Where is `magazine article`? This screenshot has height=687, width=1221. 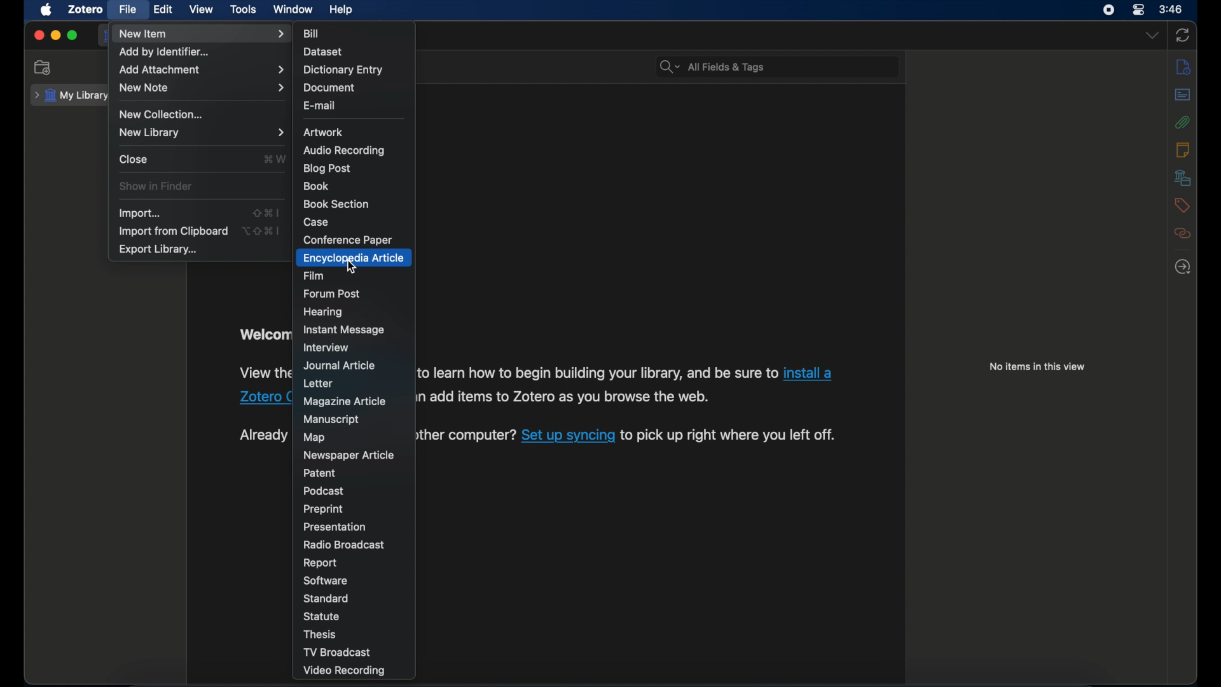
magazine article is located at coordinates (347, 402).